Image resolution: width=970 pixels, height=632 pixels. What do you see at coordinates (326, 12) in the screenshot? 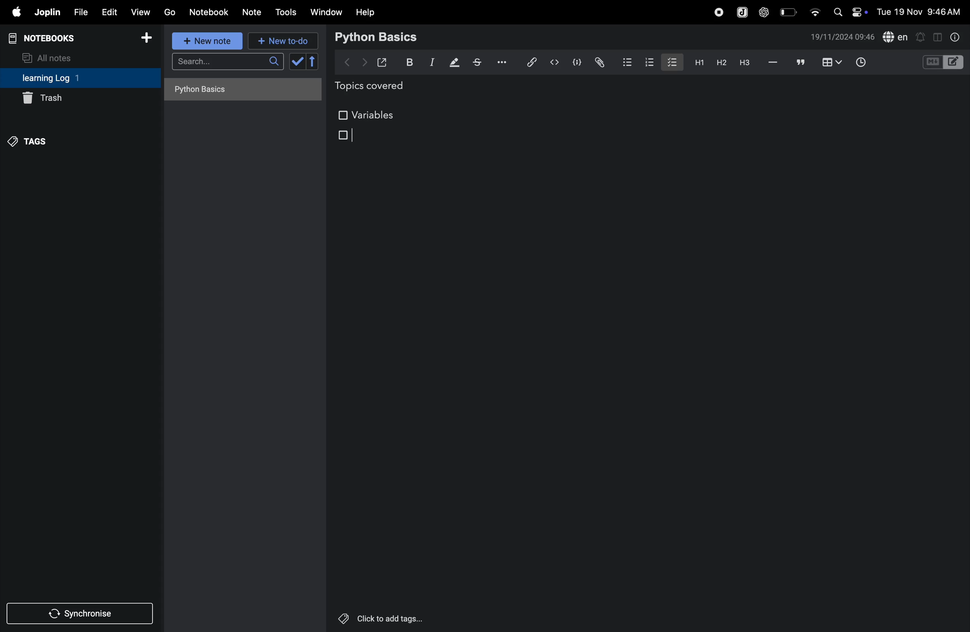
I see `window` at bounding box center [326, 12].